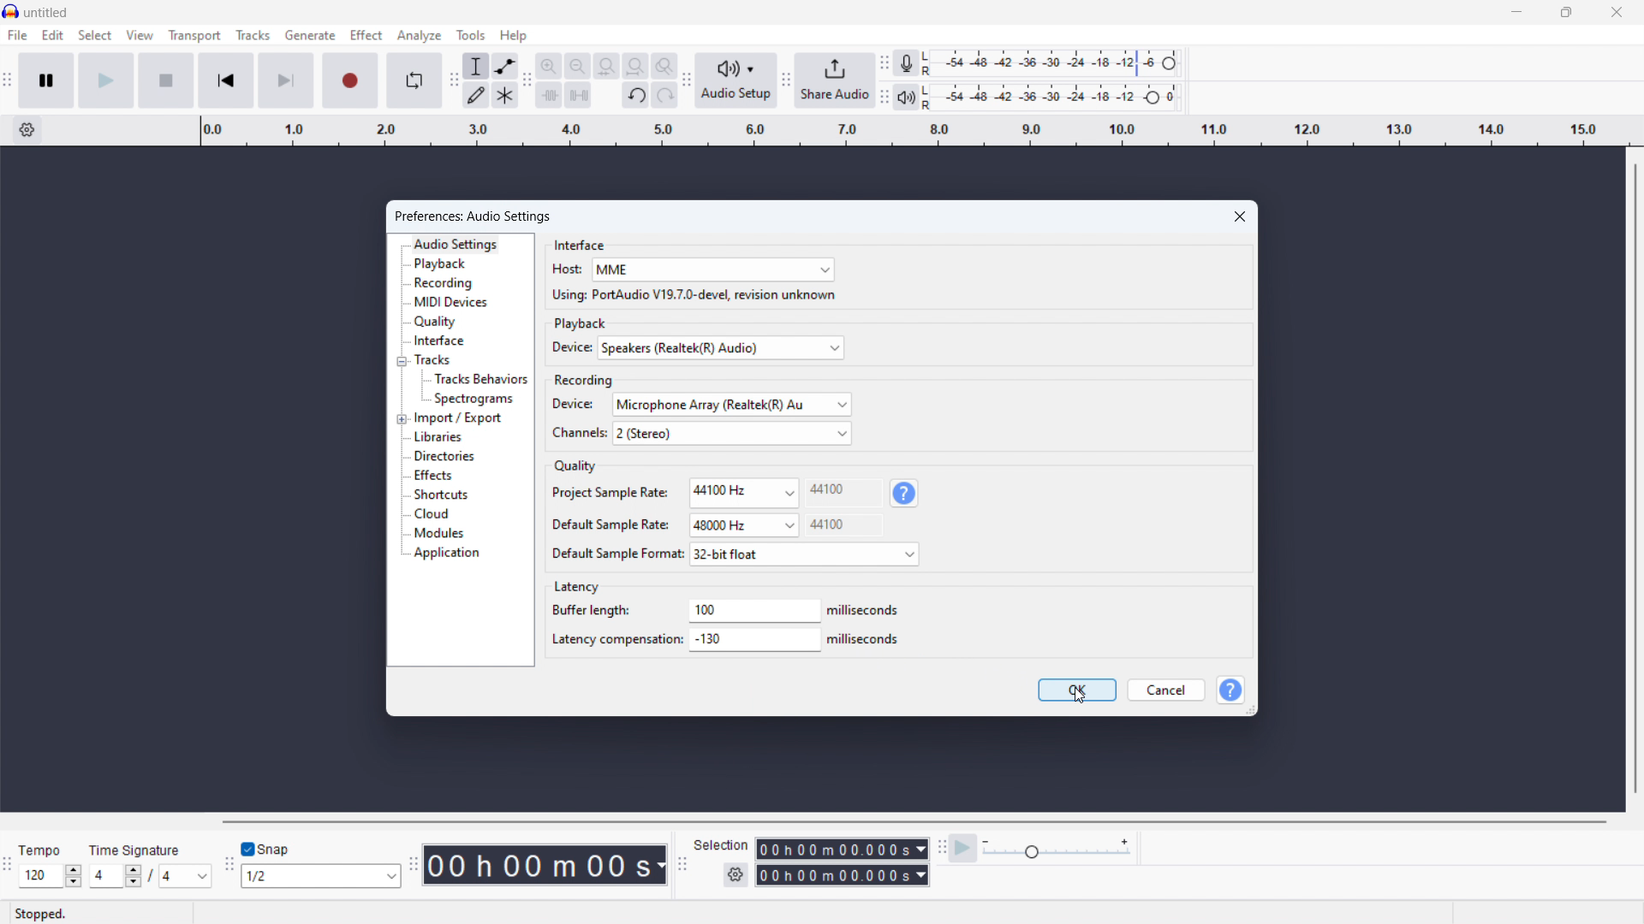 This screenshot has width=1644, height=924. Describe the element at coordinates (744, 526) in the screenshot. I see `default sample rate adjusted` at that location.